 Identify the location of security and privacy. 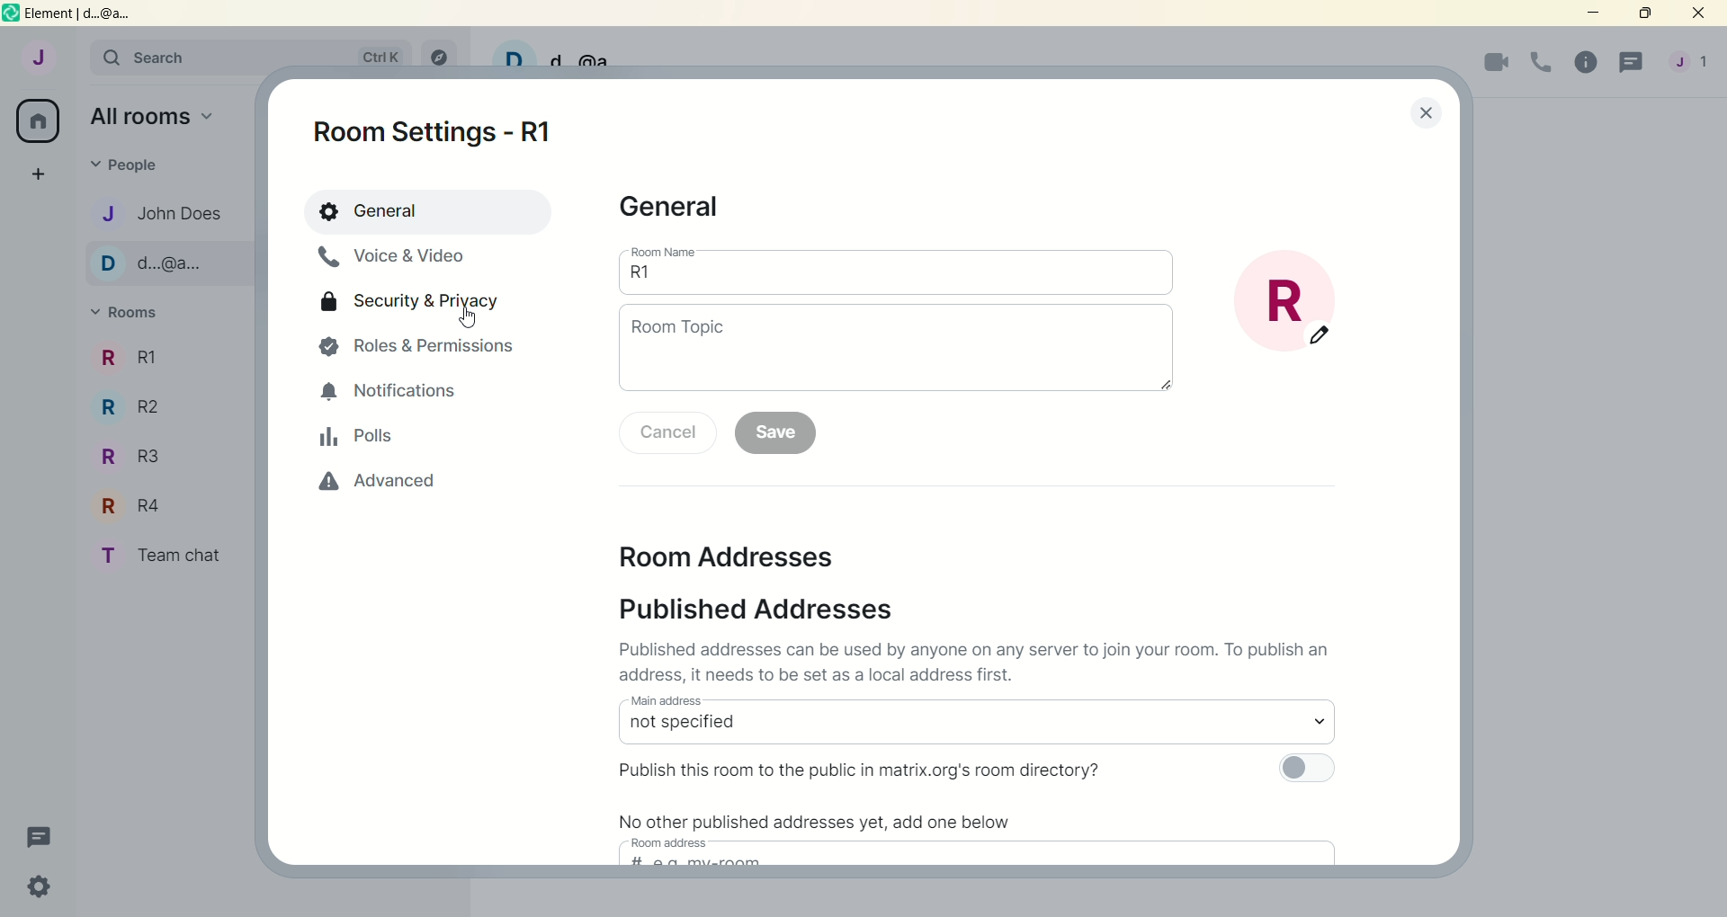
(415, 305).